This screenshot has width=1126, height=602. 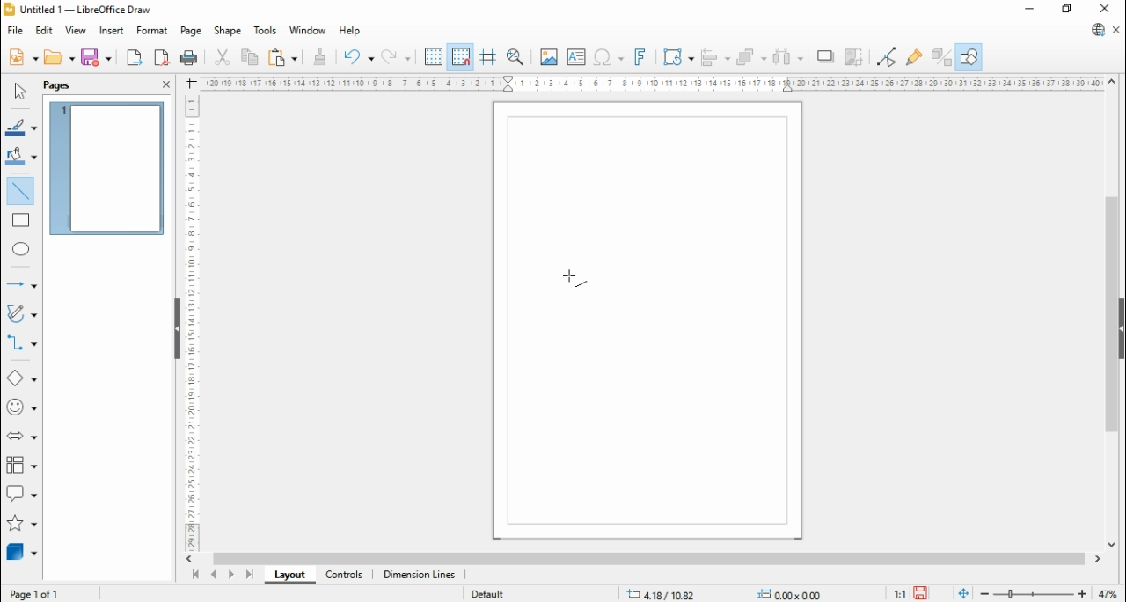 What do you see at coordinates (488, 594) in the screenshot?
I see `default` at bounding box center [488, 594].